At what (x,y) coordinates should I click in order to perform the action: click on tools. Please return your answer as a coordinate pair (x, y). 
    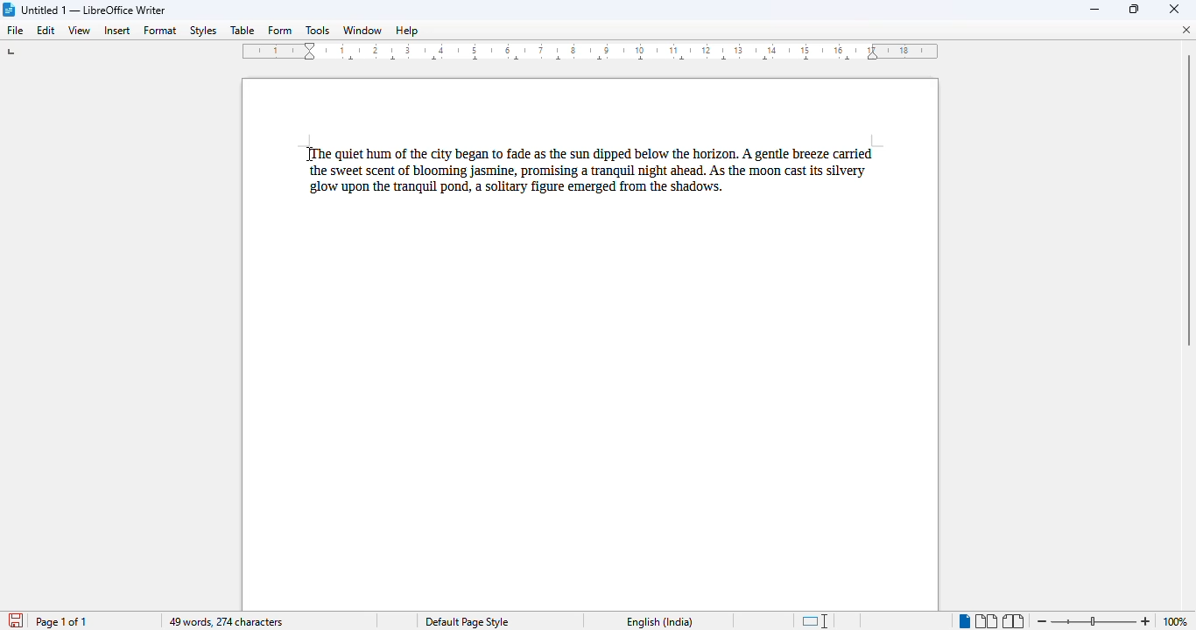
    Looking at the image, I should click on (318, 30).